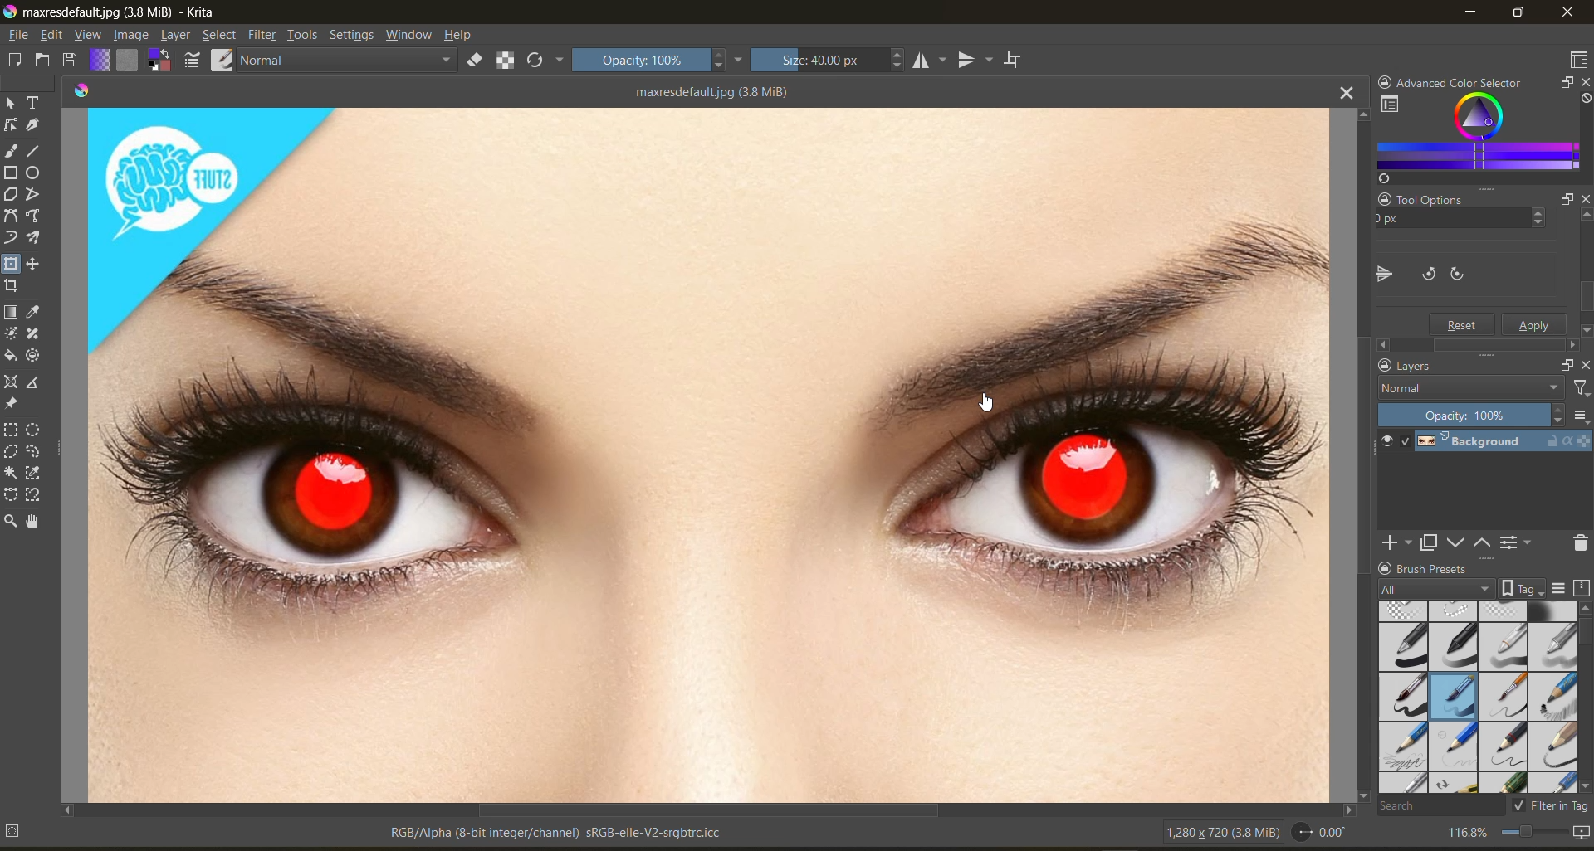  What do you see at coordinates (832, 60) in the screenshot?
I see `size ` at bounding box center [832, 60].